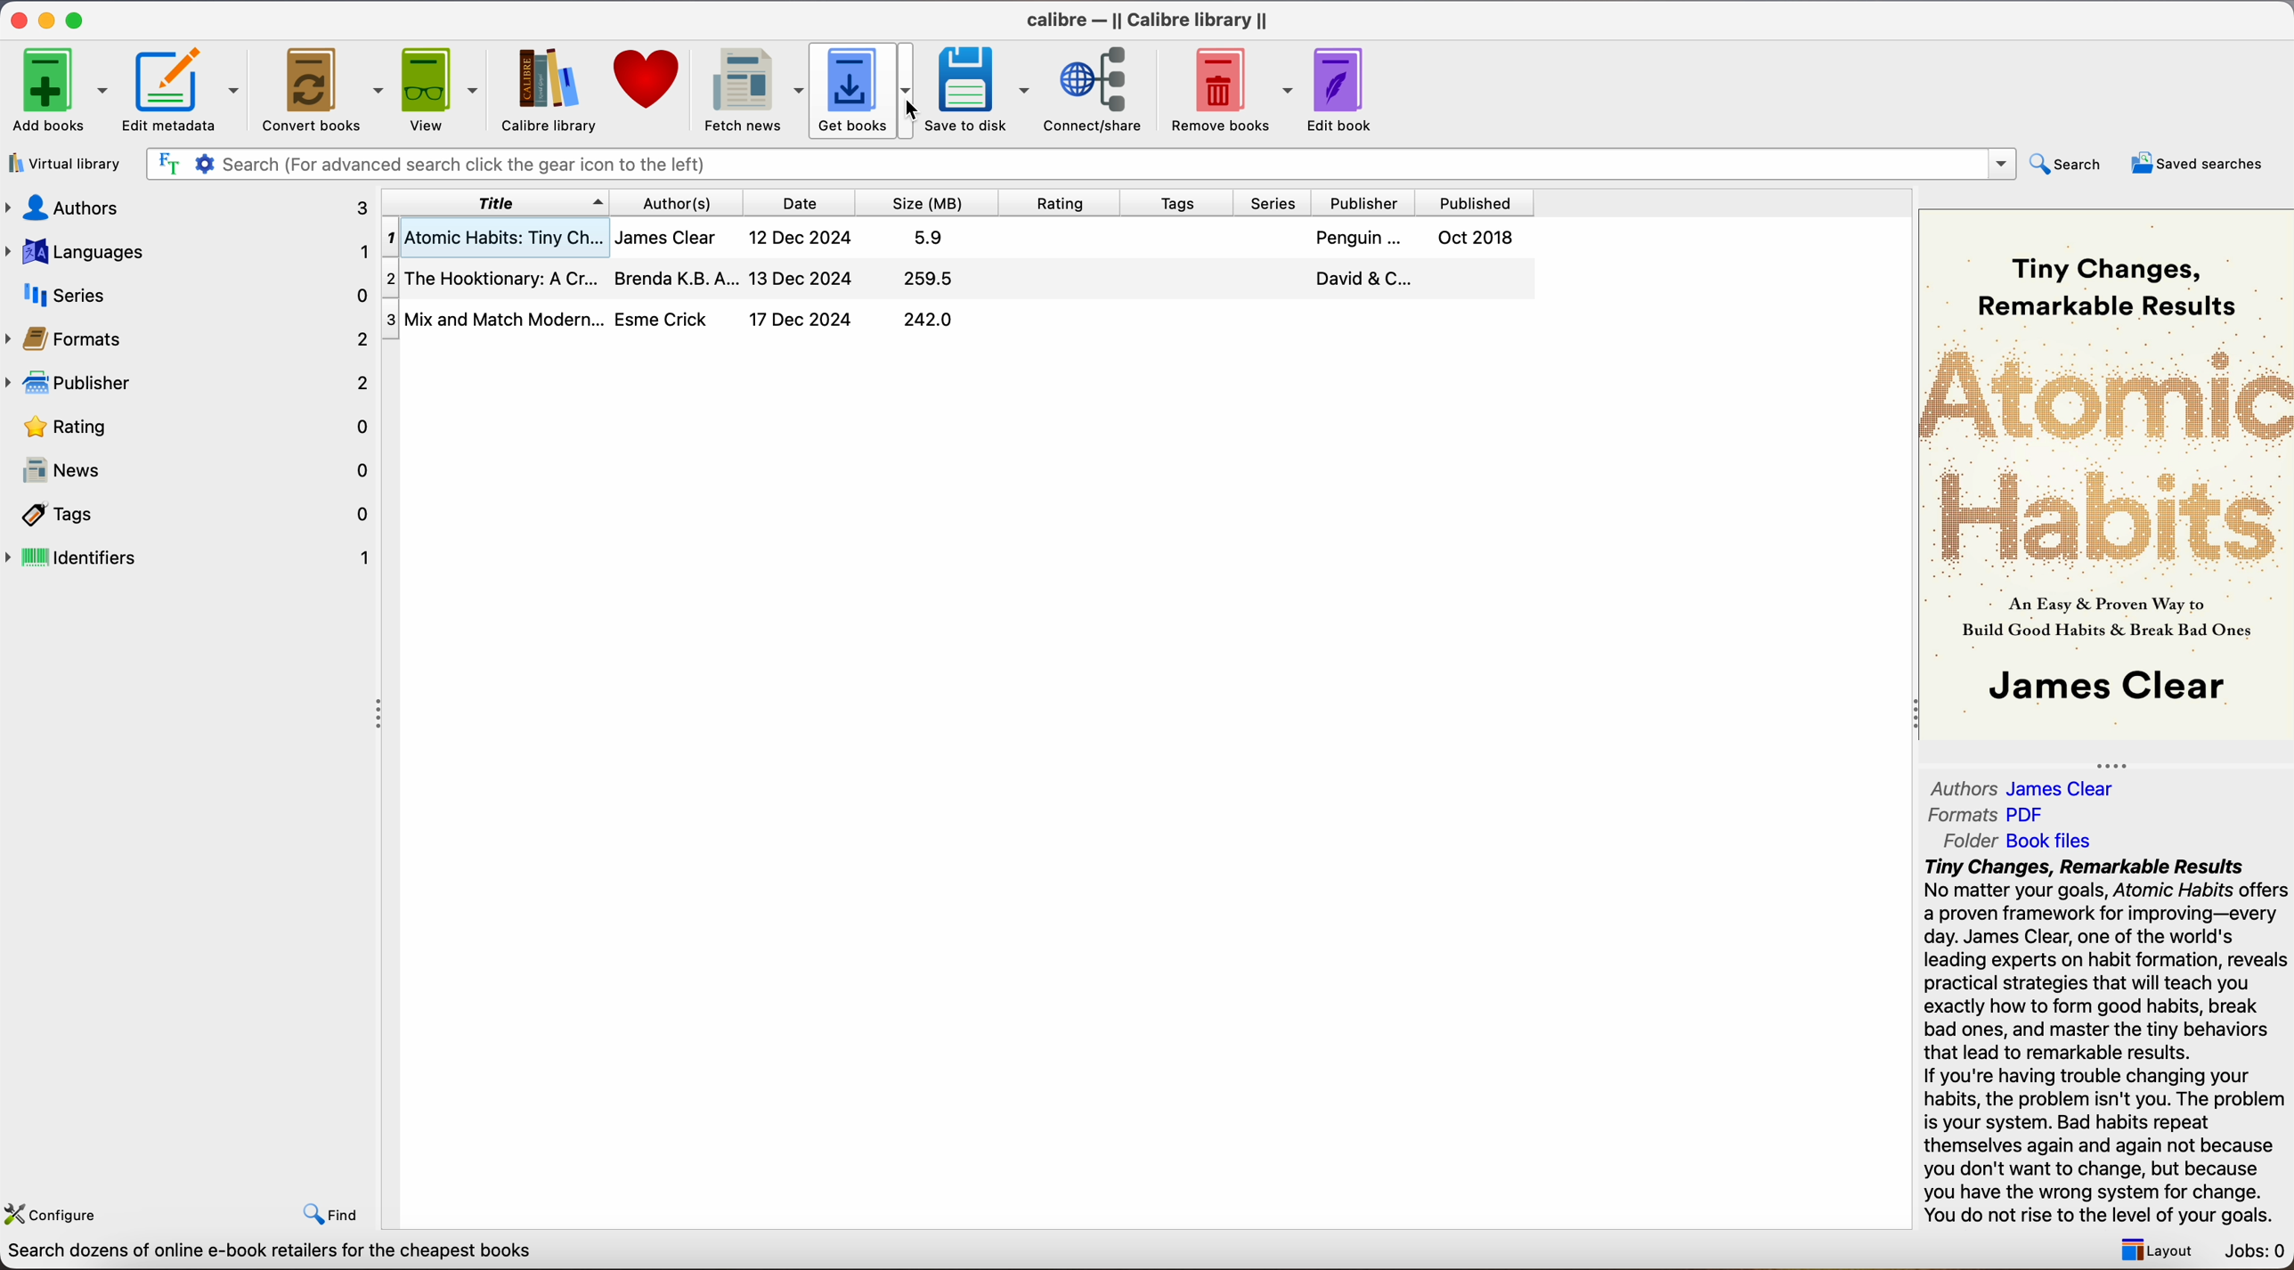 The image size is (2294, 1270). What do you see at coordinates (325, 93) in the screenshot?
I see `convert books` at bounding box center [325, 93].